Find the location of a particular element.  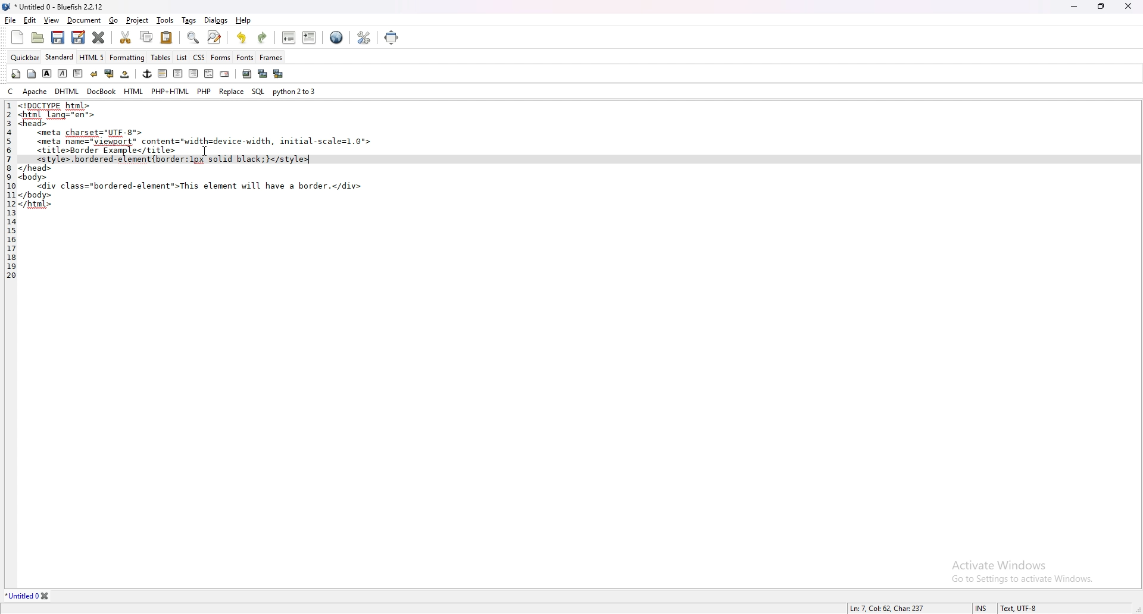

quickbar is located at coordinates (25, 58).